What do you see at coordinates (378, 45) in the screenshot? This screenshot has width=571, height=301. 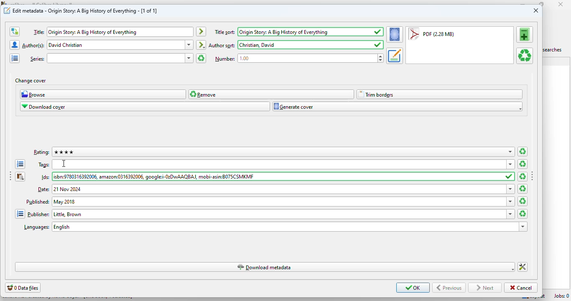 I see `saved` at bounding box center [378, 45].